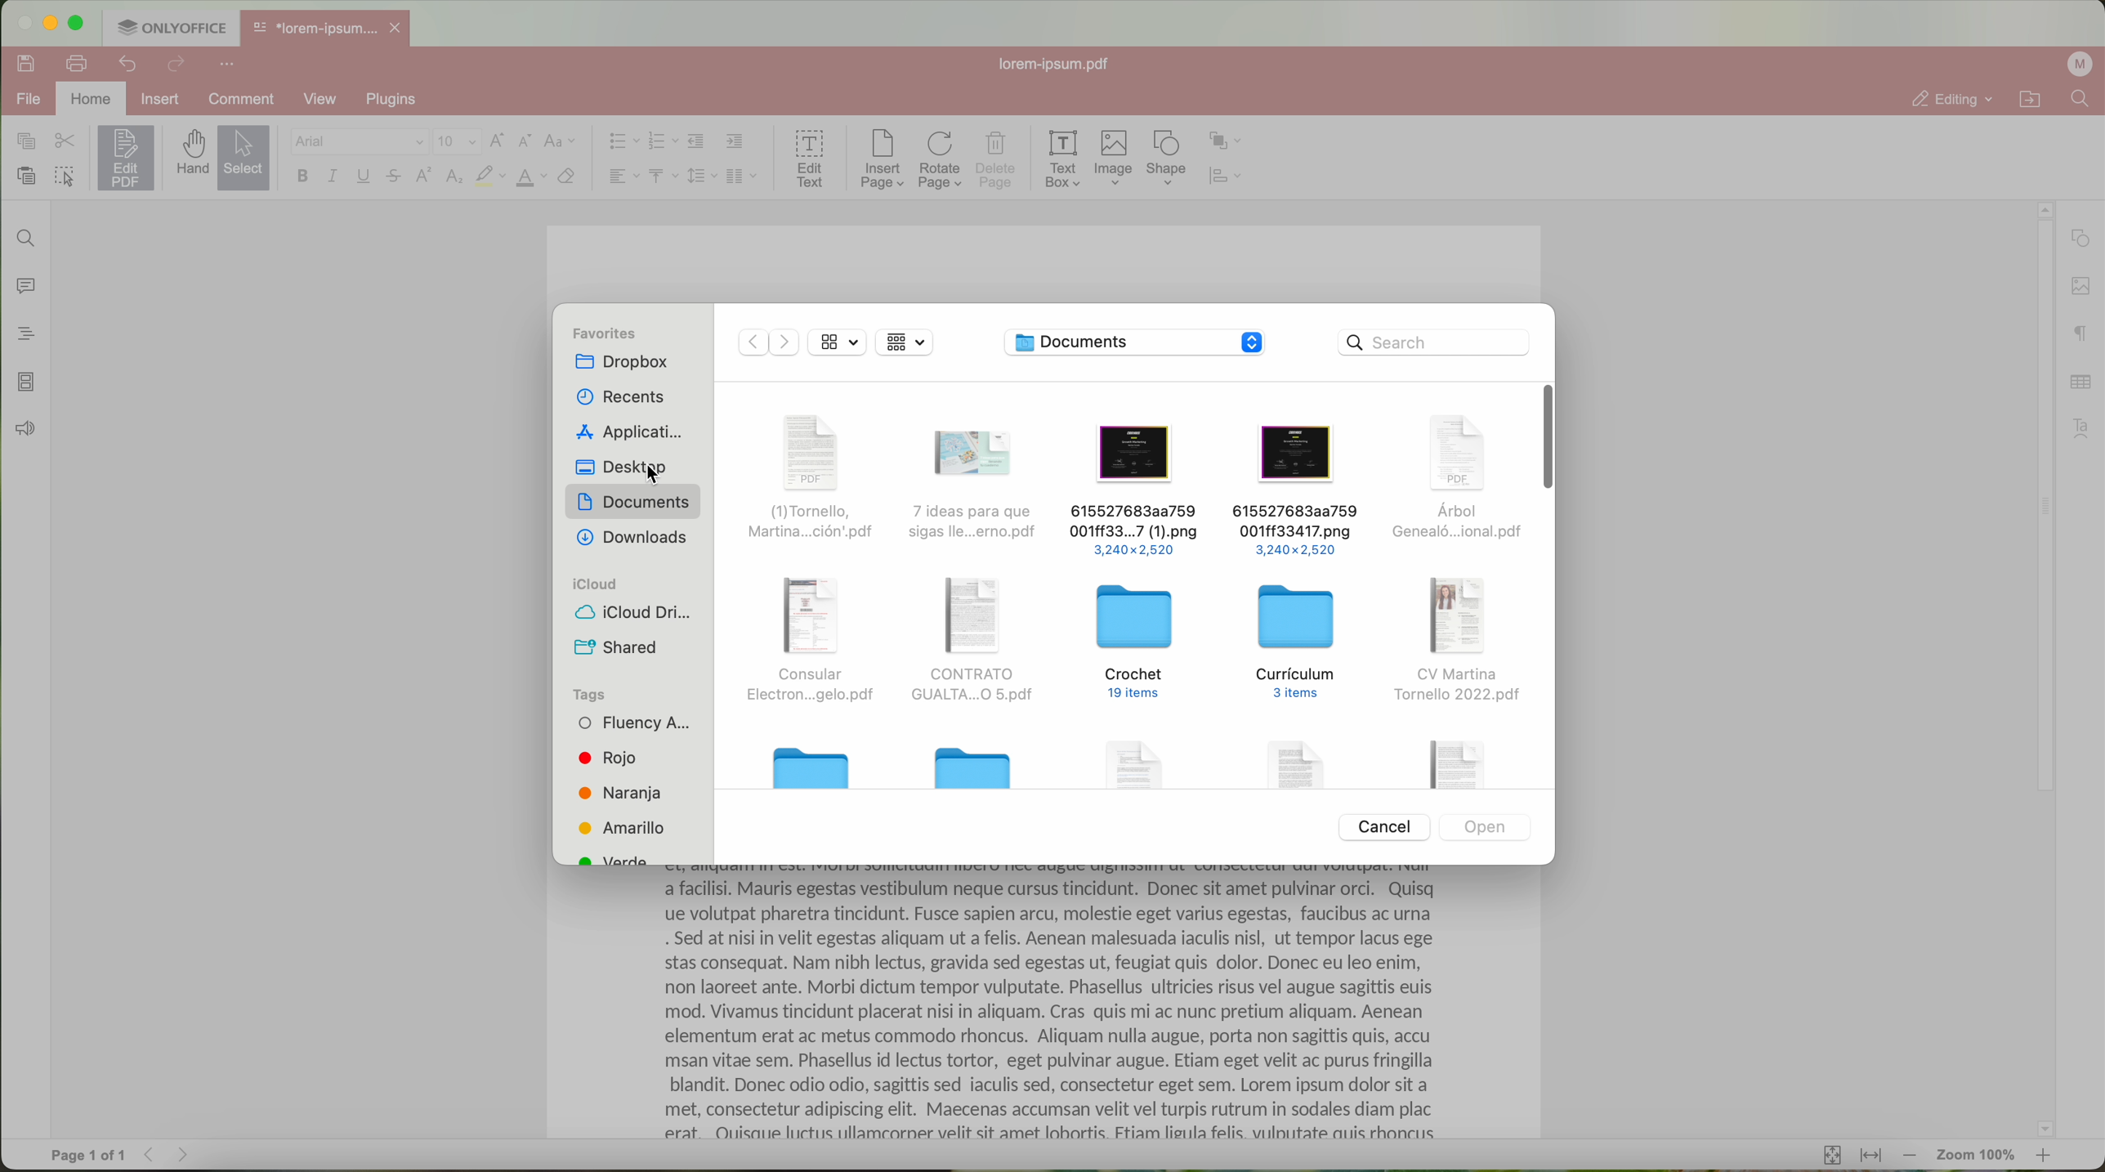 This screenshot has width=2105, height=1172. What do you see at coordinates (25, 382) in the screenshot?
I see `page thumbnails` at bounding box center [25, 382].